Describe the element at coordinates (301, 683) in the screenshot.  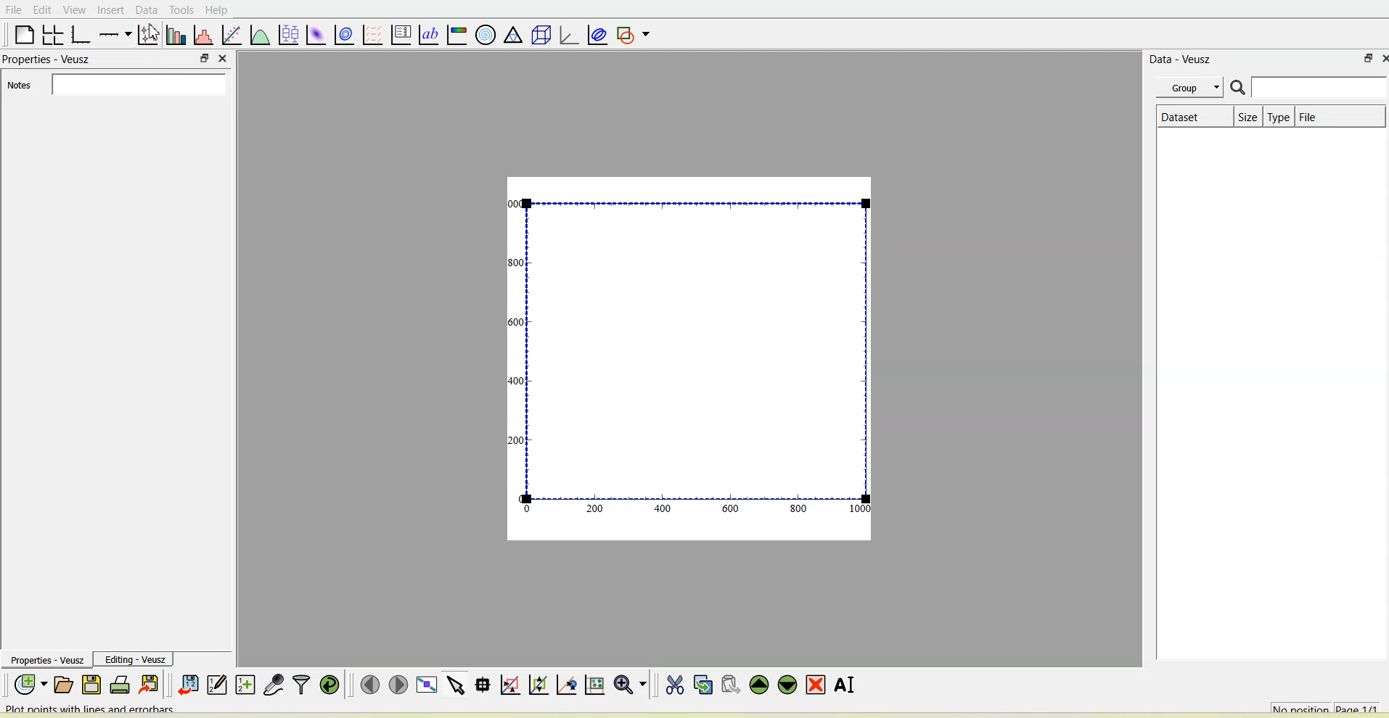
I see `Filter data` at that location.